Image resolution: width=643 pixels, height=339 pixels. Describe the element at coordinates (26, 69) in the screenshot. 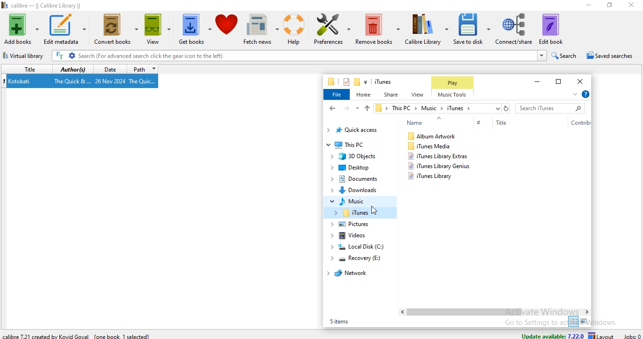

I see `title` at that location.